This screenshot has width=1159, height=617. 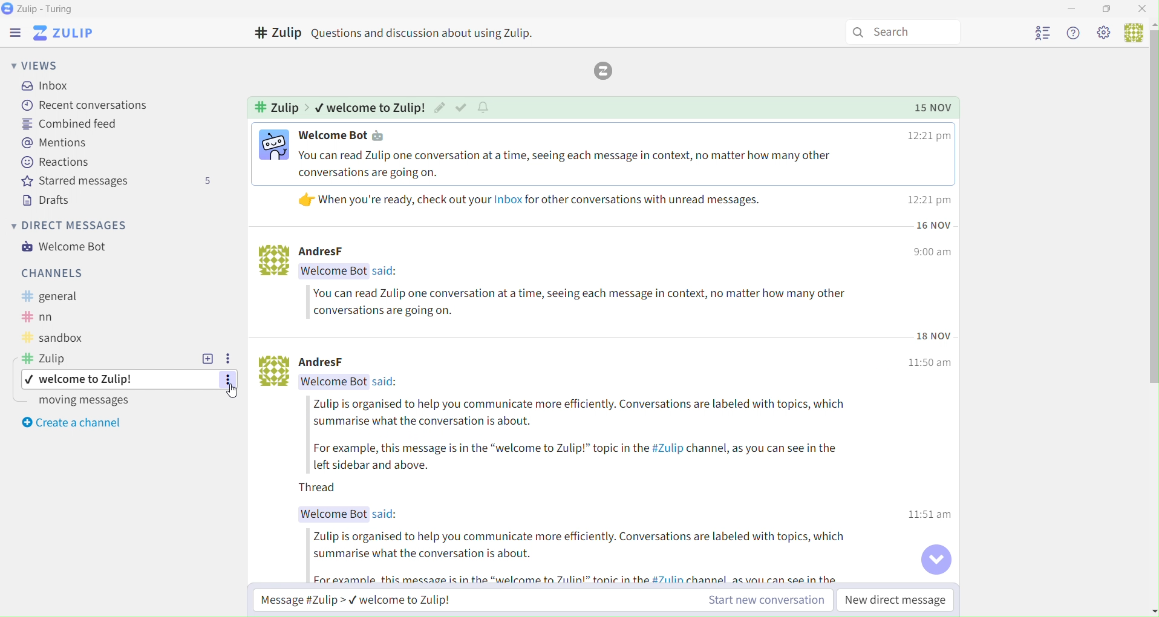 I want to click on Software logo and name, so click(x=64, y=33).